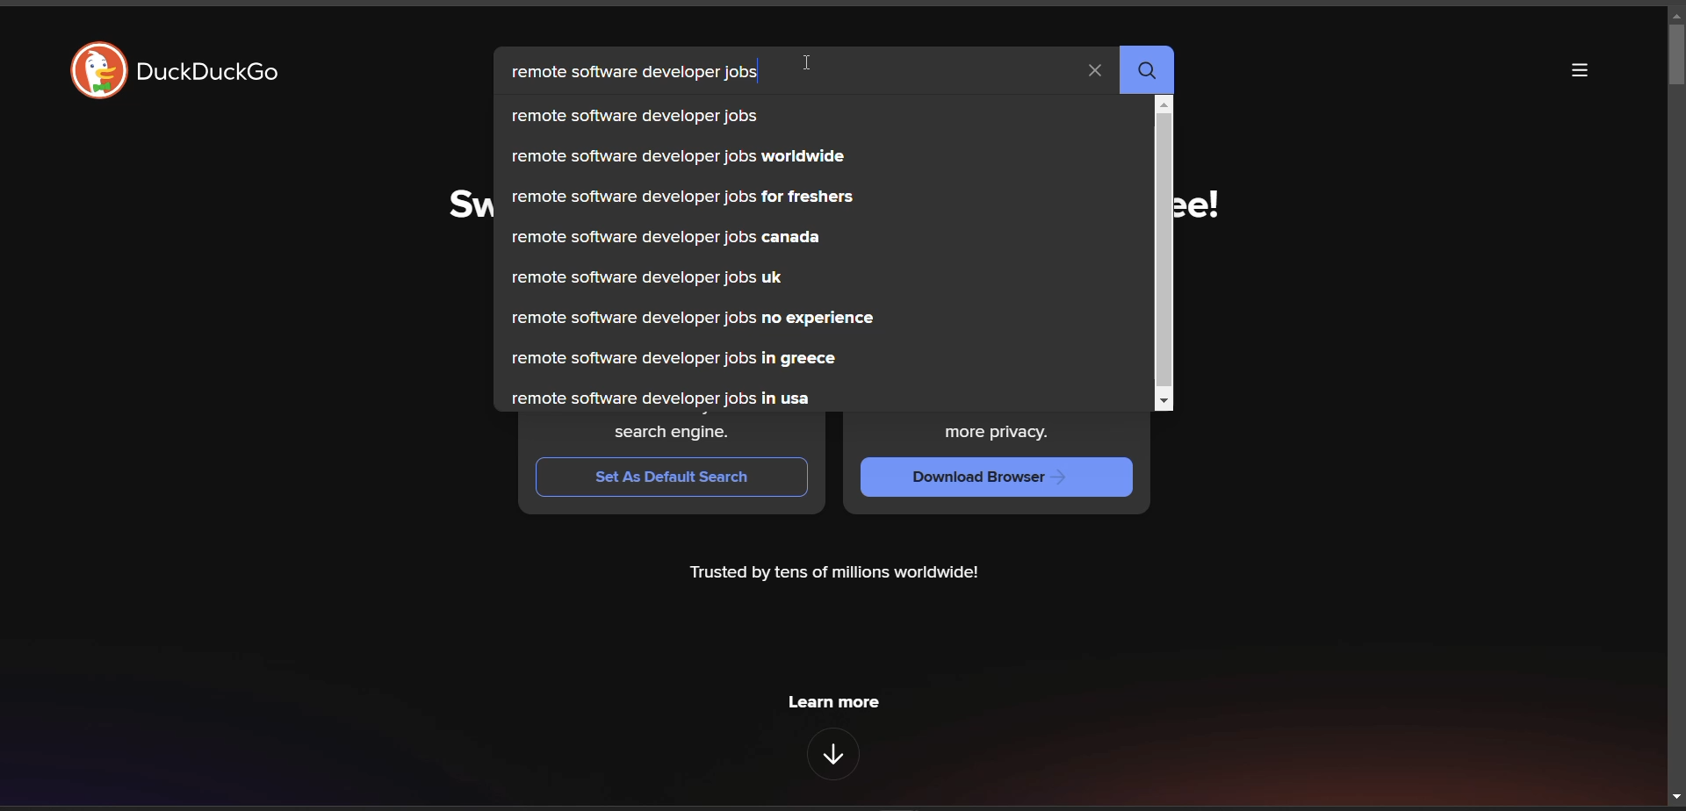 Image resolution: width=1686 pixels, height=811 pixels. Describe the element at coordinates (833, 700) in the screenshot. I see `learn more` at that location.